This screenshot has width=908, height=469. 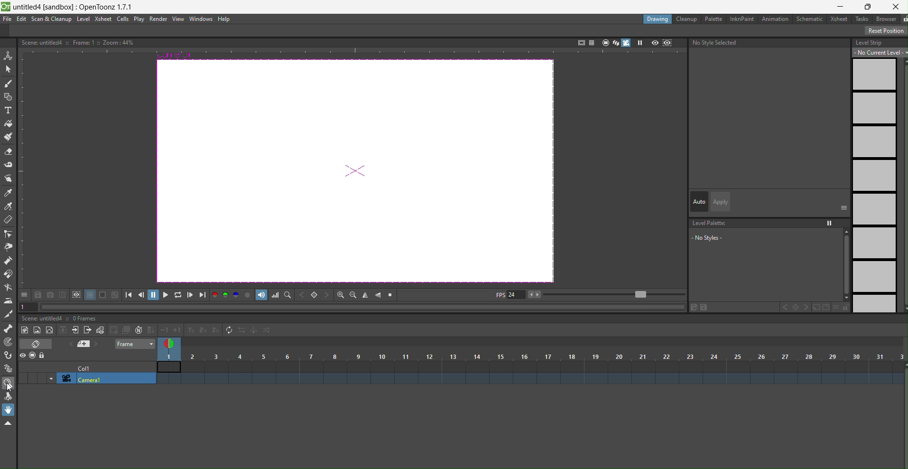 What do you see at coordinates (902, 19) in the screenshot?
I see `unlocked` at bounding box center [902, 19].